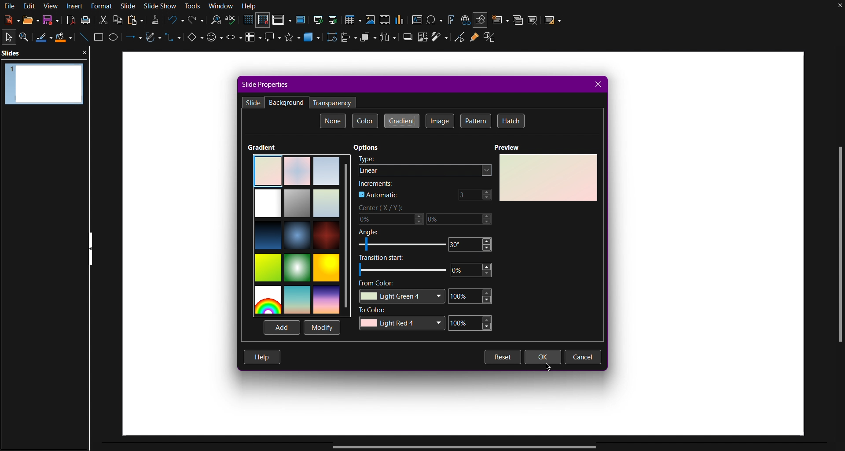  I want to click on Slide 1, so click(43, 82).